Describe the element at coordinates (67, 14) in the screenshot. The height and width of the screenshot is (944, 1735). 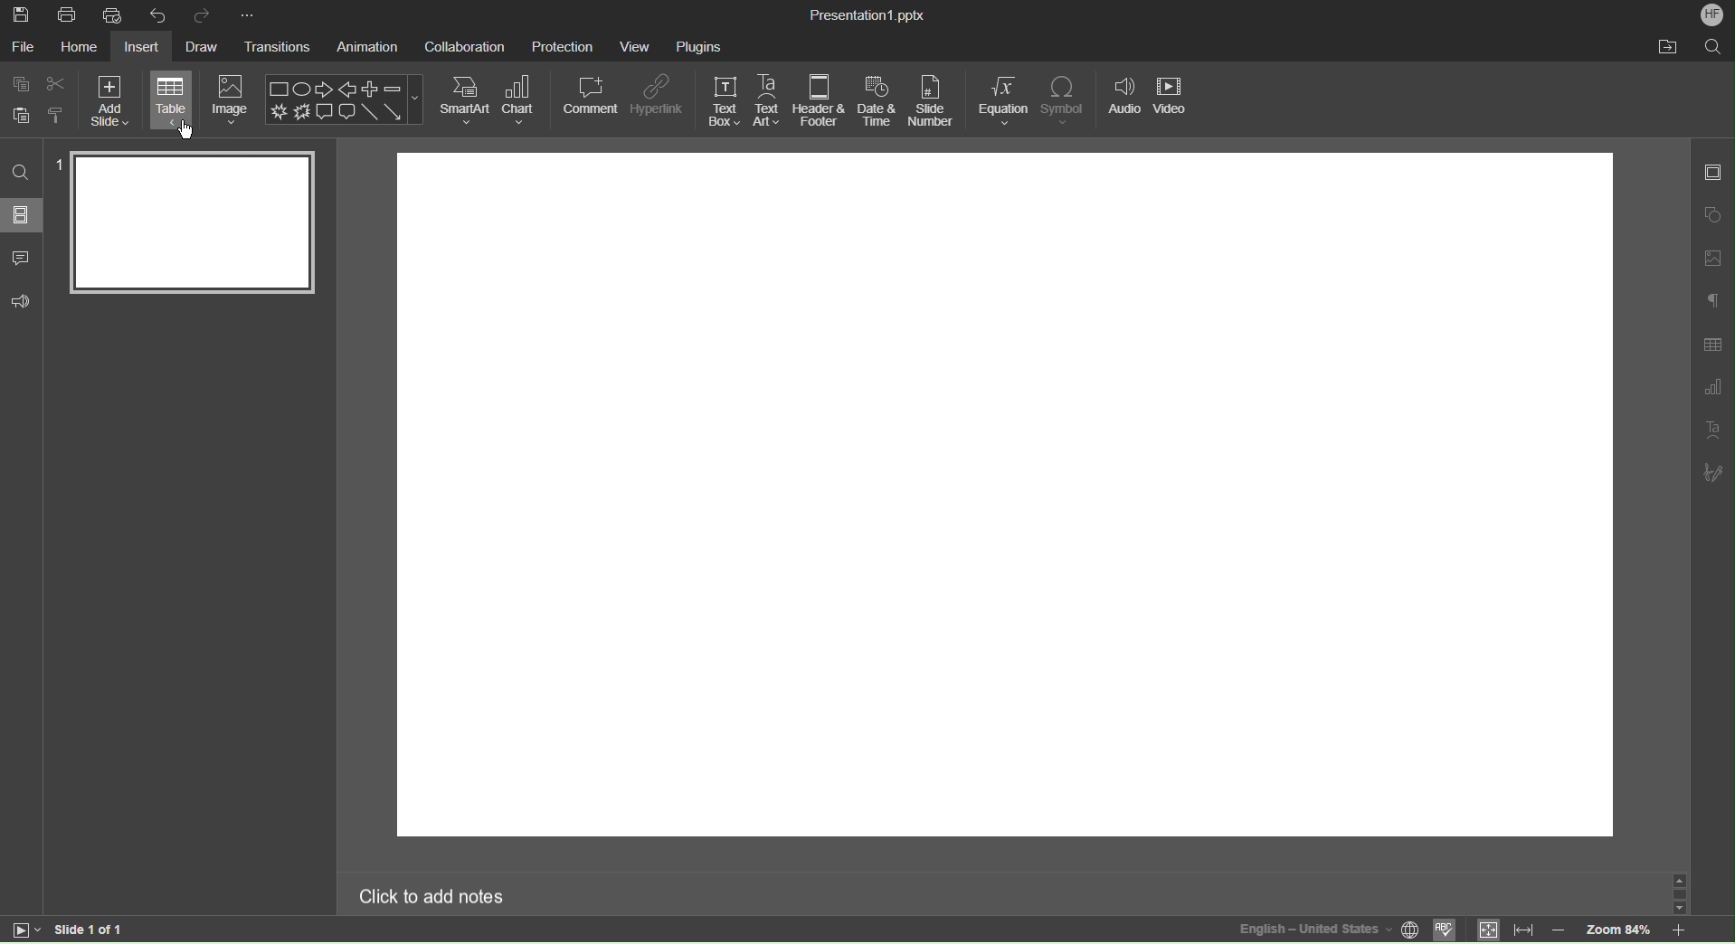
I see `Print` at that location.